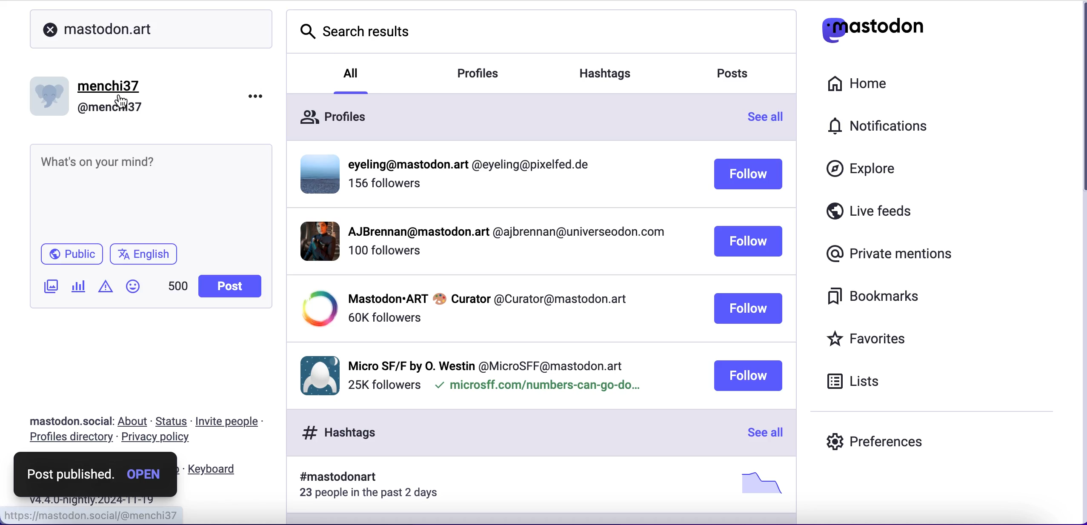 The image size is (1087, 525). I want to click on mastodon logo, so click(874, 26).